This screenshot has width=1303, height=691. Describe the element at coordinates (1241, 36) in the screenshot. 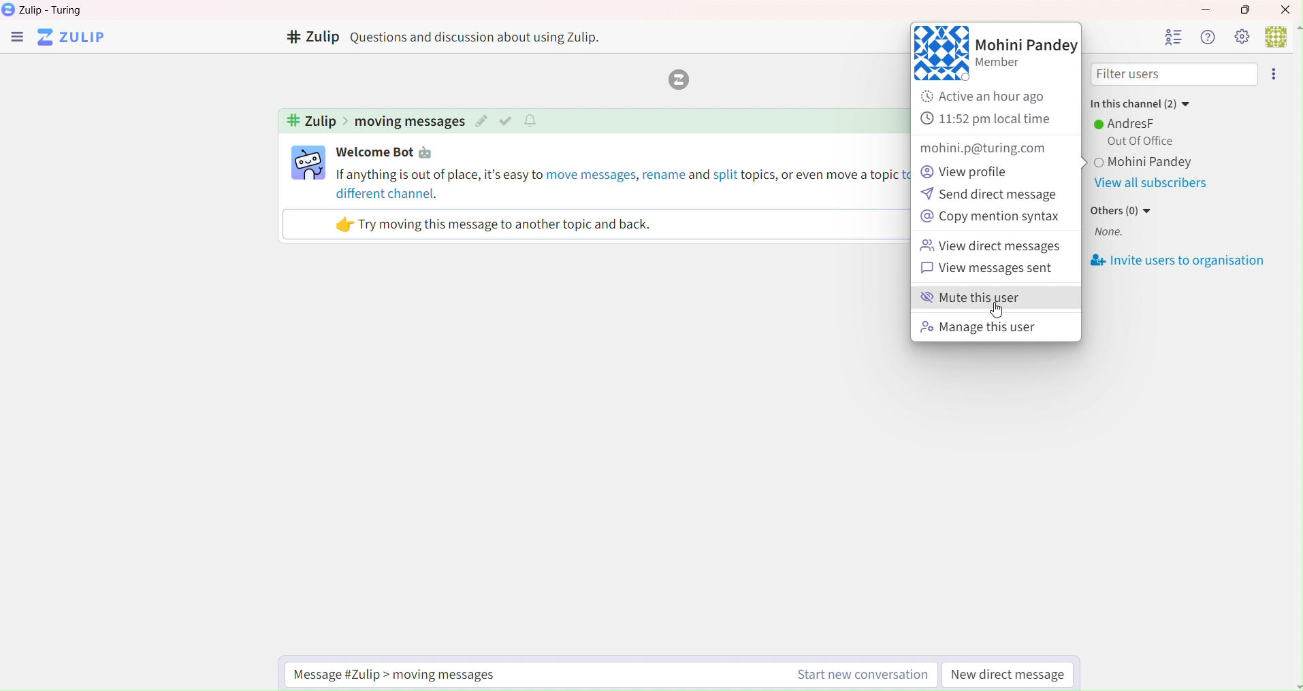

I see `Settings` at that location.